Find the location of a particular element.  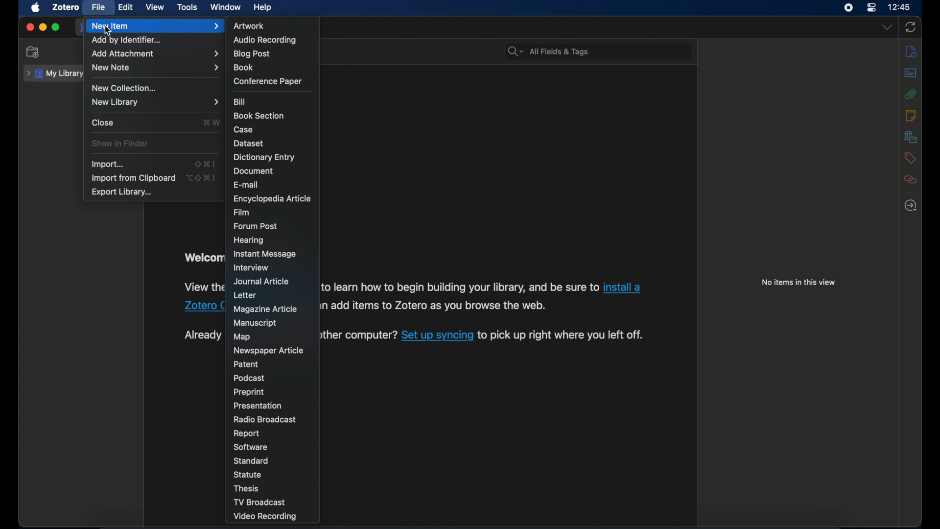

show in finder is located at coordinates (120, 143).